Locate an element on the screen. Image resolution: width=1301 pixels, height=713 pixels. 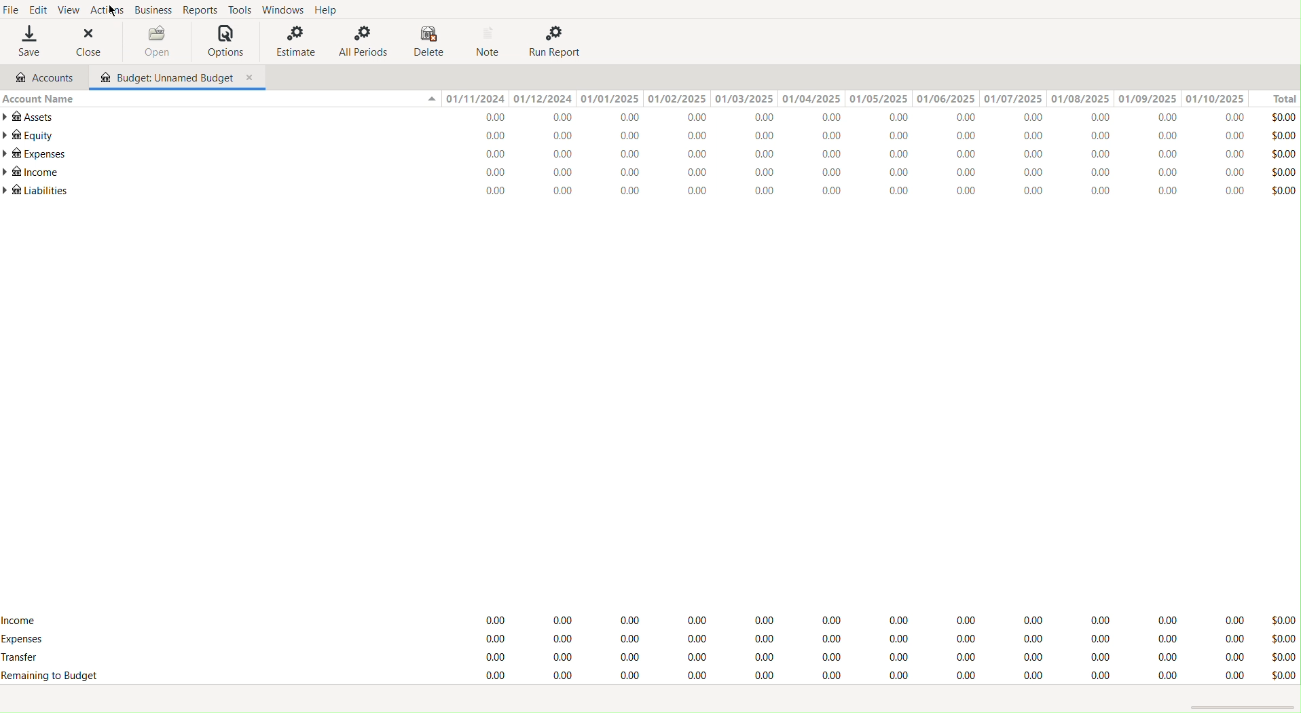
Transfers is located at coordinates (866, 655).